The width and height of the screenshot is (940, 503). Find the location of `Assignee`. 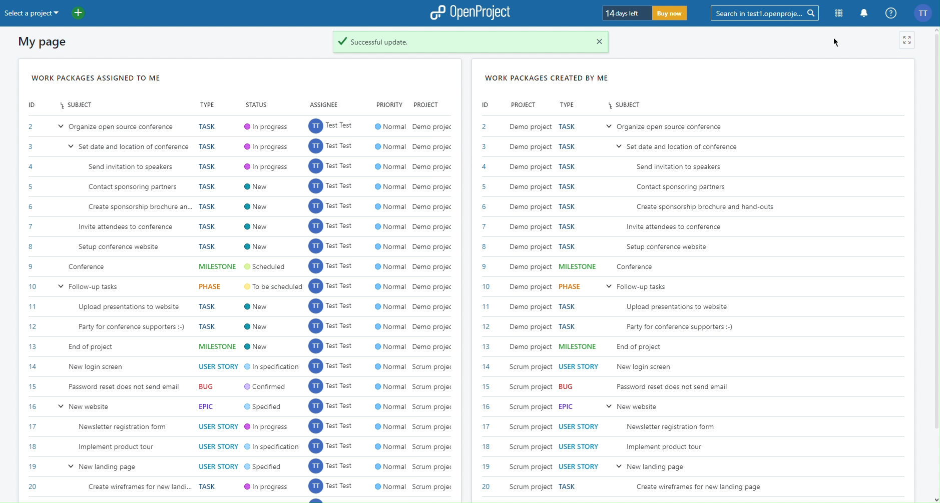

Assignee is located at coordinates (323, 104).